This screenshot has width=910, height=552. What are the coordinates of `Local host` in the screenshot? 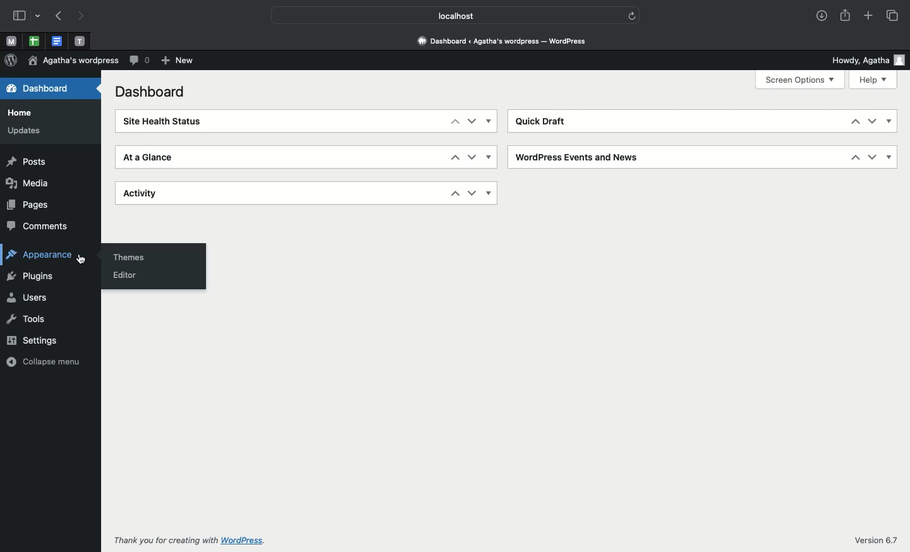 It's located at (446, 15).